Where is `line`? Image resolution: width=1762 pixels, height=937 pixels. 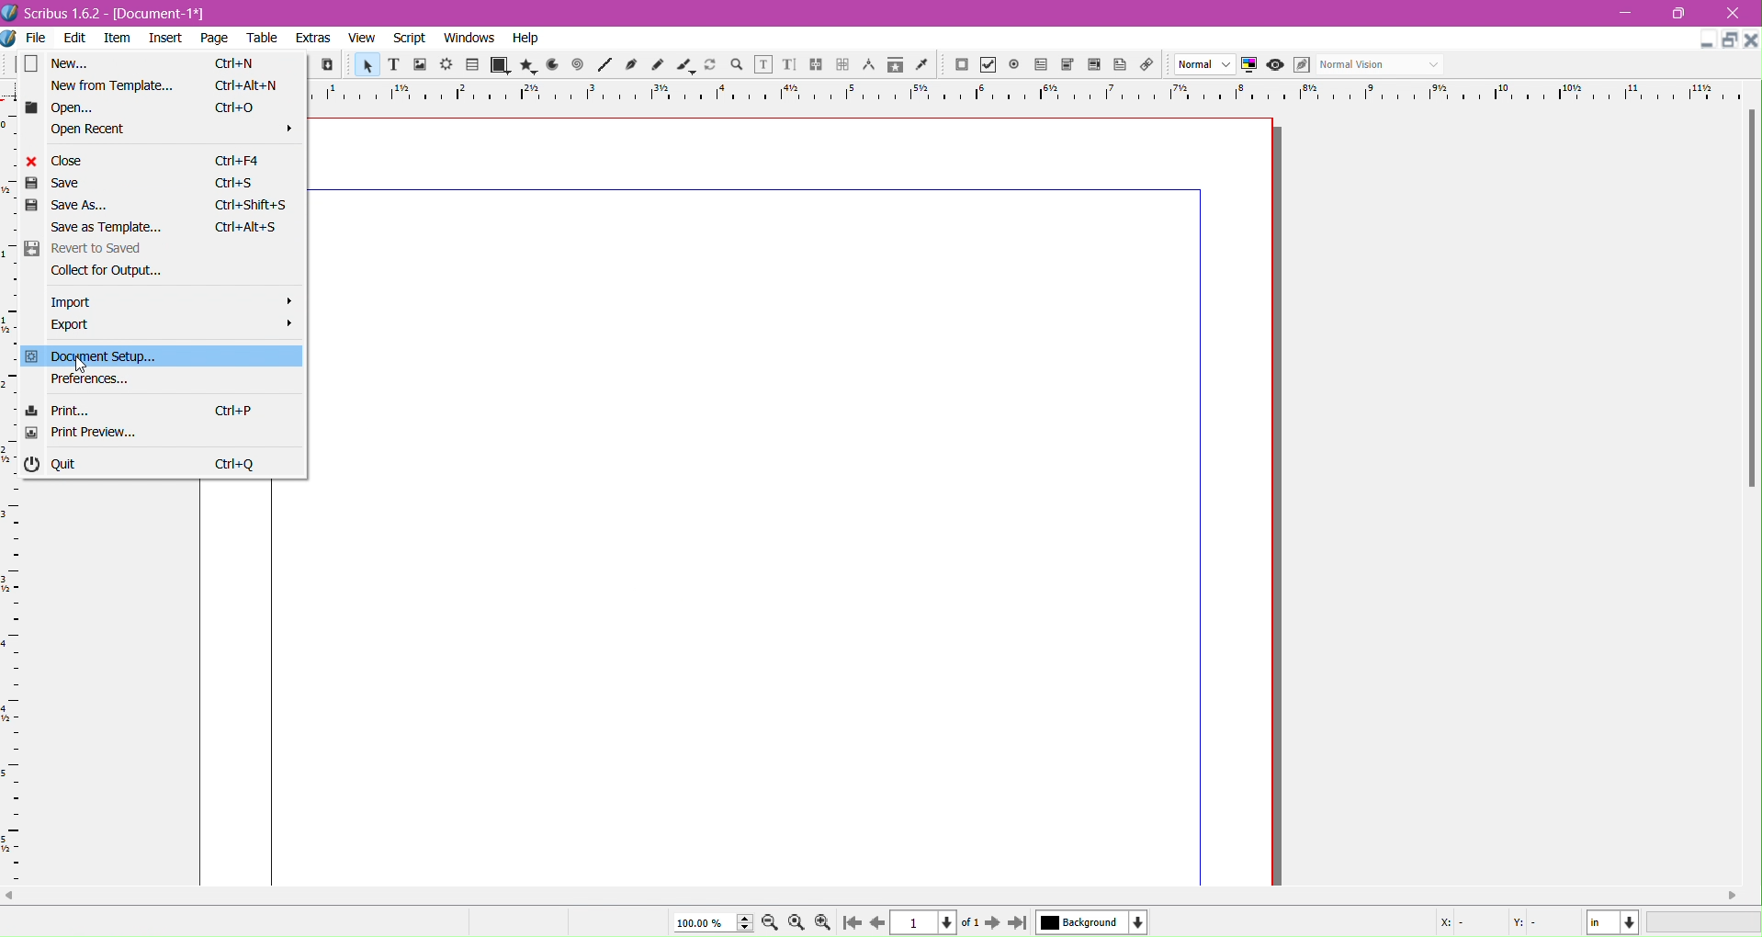
line is located at coordinates (604, 66).